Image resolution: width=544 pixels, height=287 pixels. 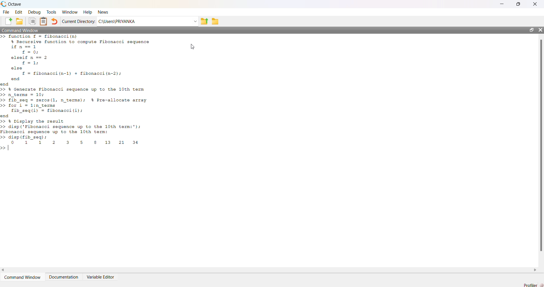 What do you see at coordinates (64, 275) in the screenshot?
I see `Documentation` at bounding box center [64, 275].